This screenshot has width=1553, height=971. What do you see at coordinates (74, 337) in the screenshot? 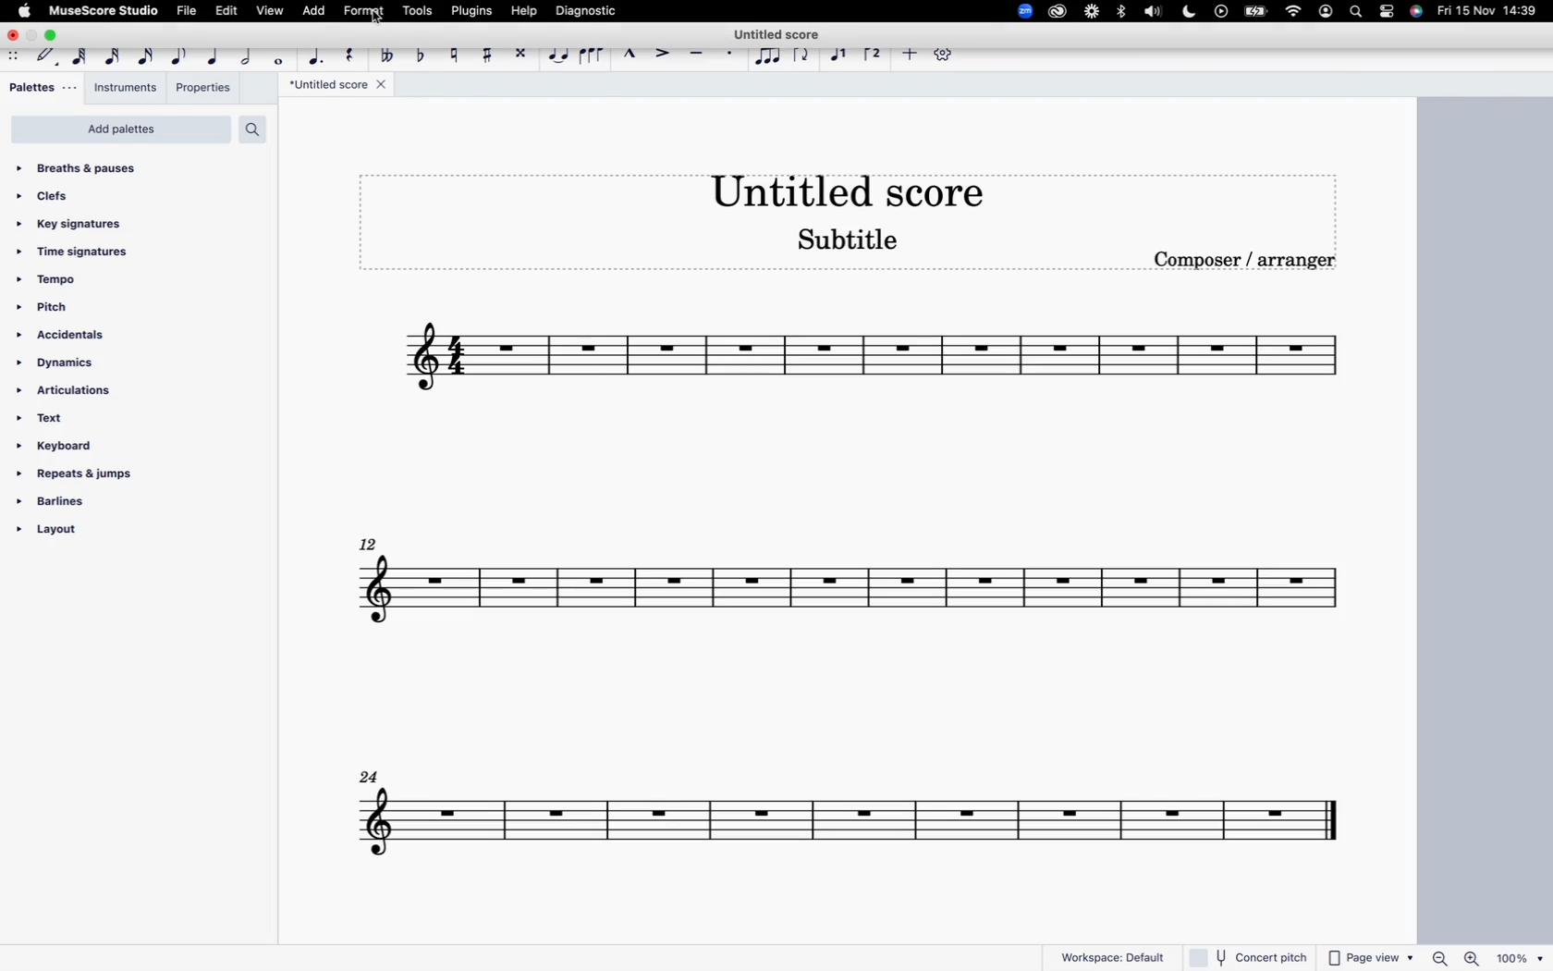
I see `accidentals` at bounding box center [74, 337].